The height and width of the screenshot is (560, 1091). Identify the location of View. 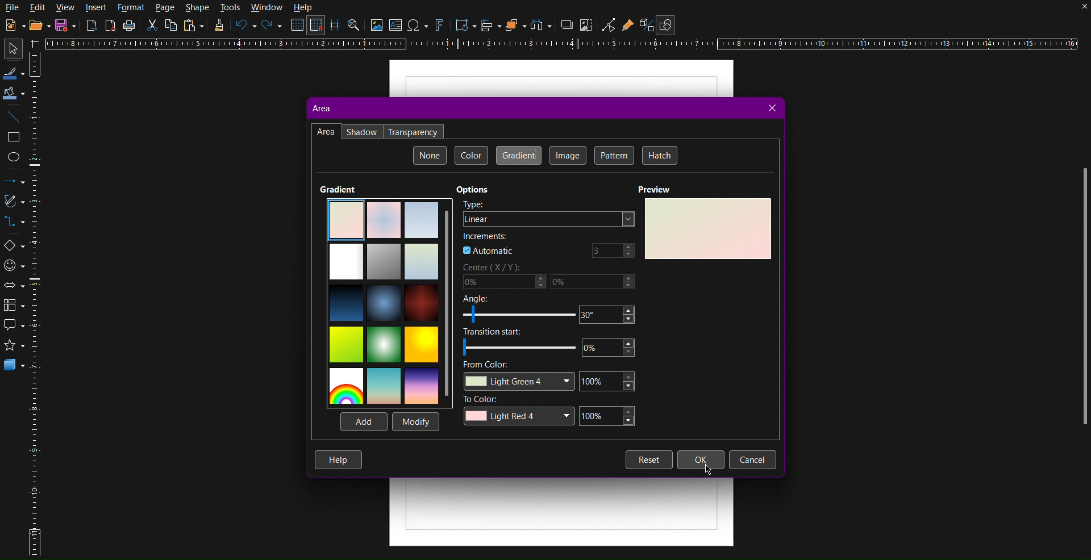
(67, 8).